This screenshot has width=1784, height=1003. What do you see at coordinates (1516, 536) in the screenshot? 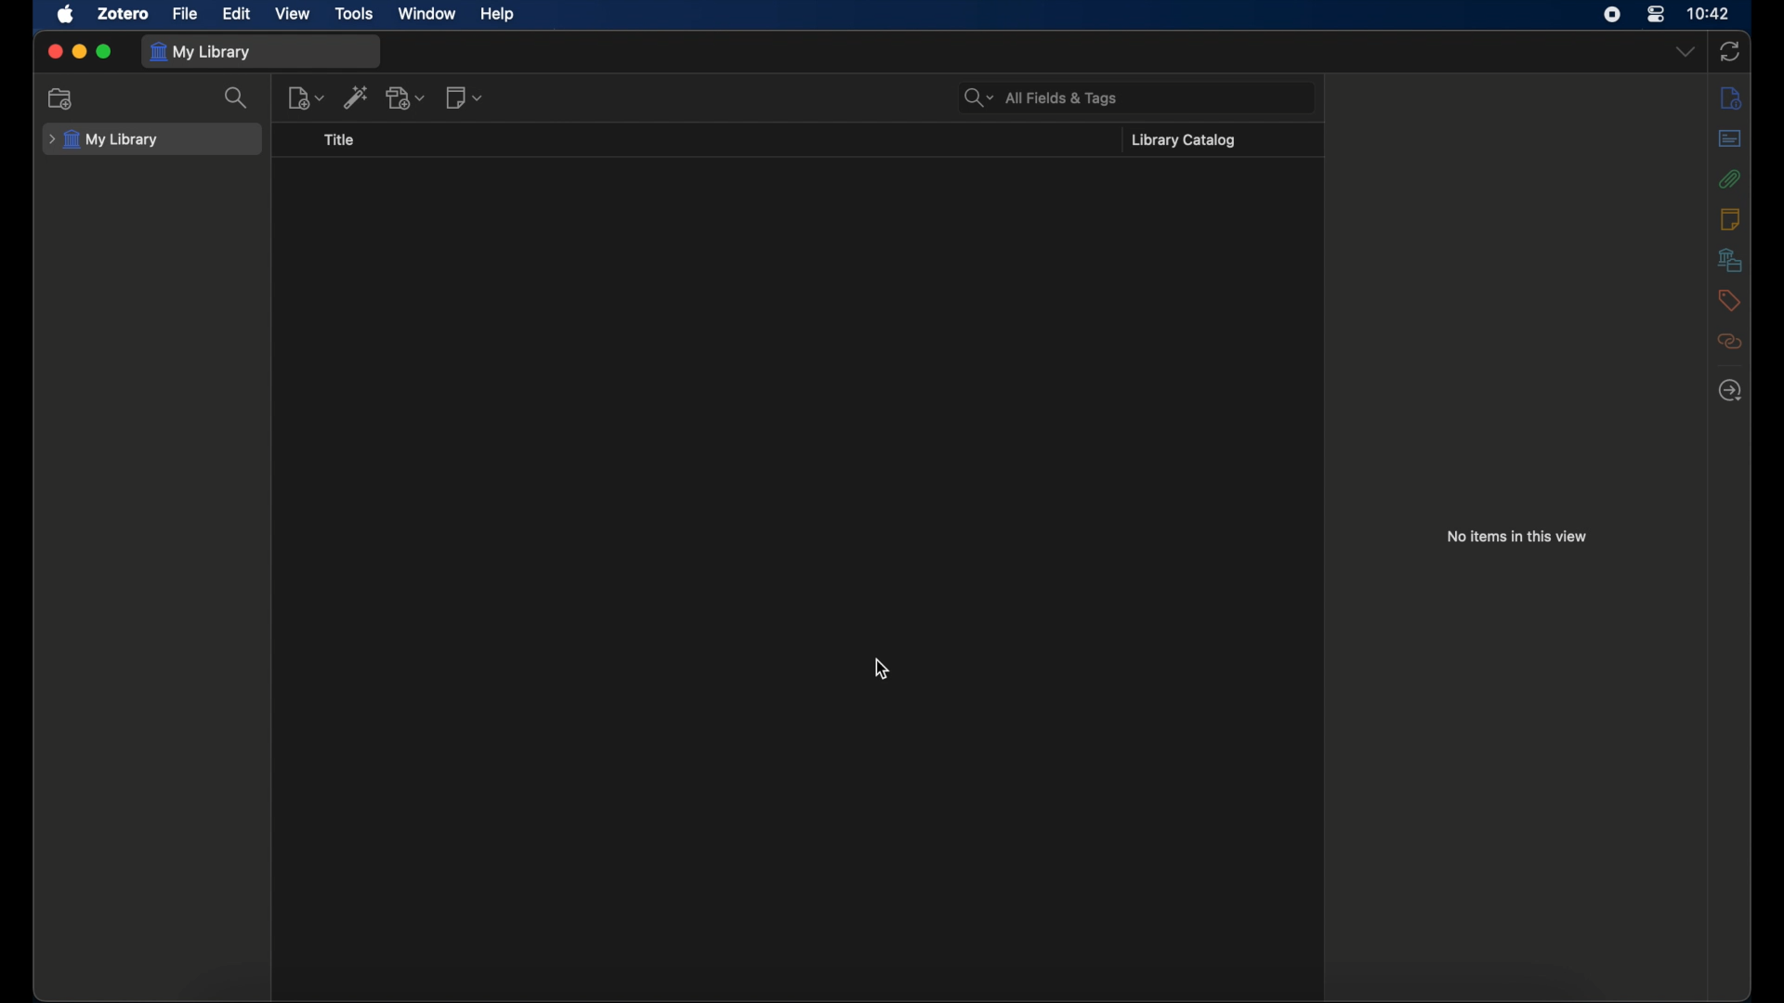
I see `no items in this view` at bounding box center [1516, 536].